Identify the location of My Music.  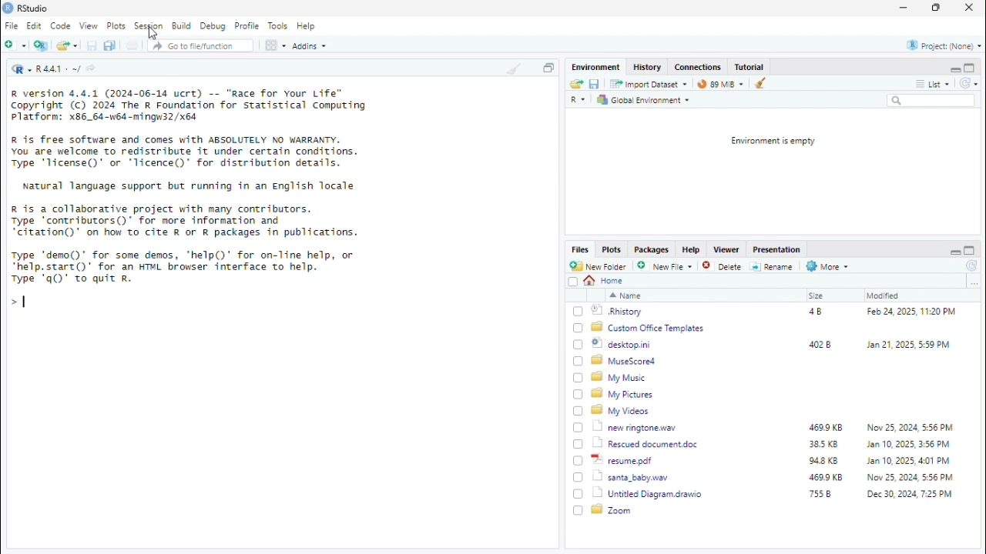
(619, 378).